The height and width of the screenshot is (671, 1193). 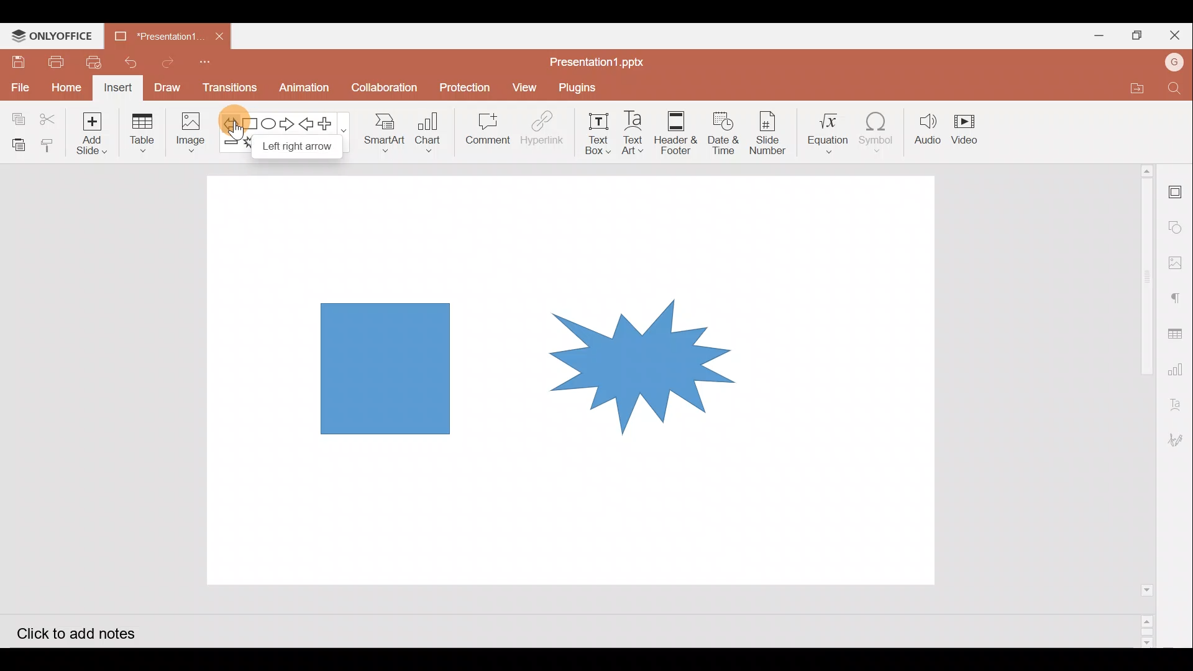 I want to click on Minimize, so click(x=1094, y=35).